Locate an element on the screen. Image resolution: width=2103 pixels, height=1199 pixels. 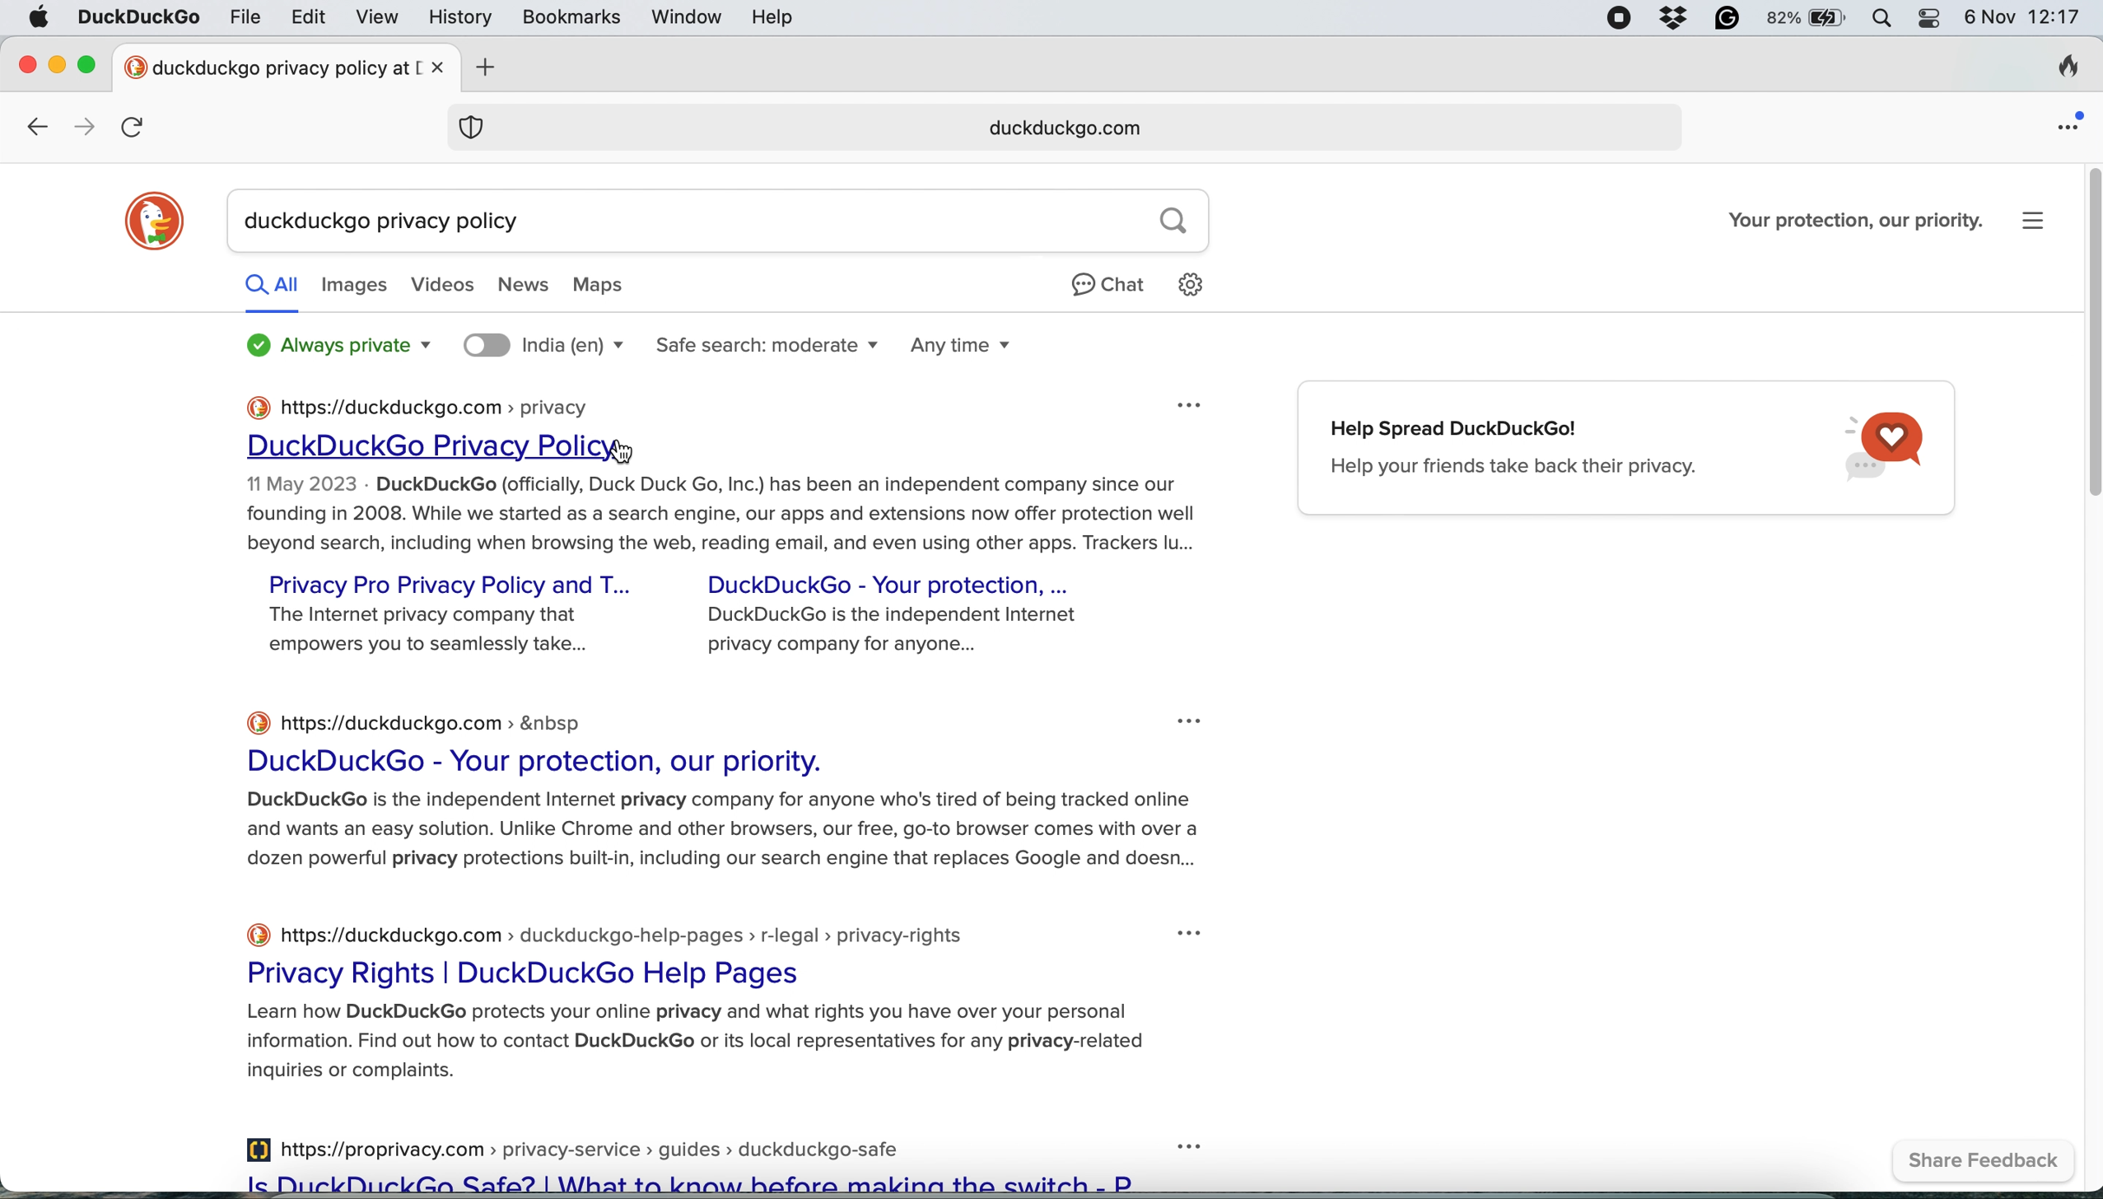
file is located at coordinates (248, 16).